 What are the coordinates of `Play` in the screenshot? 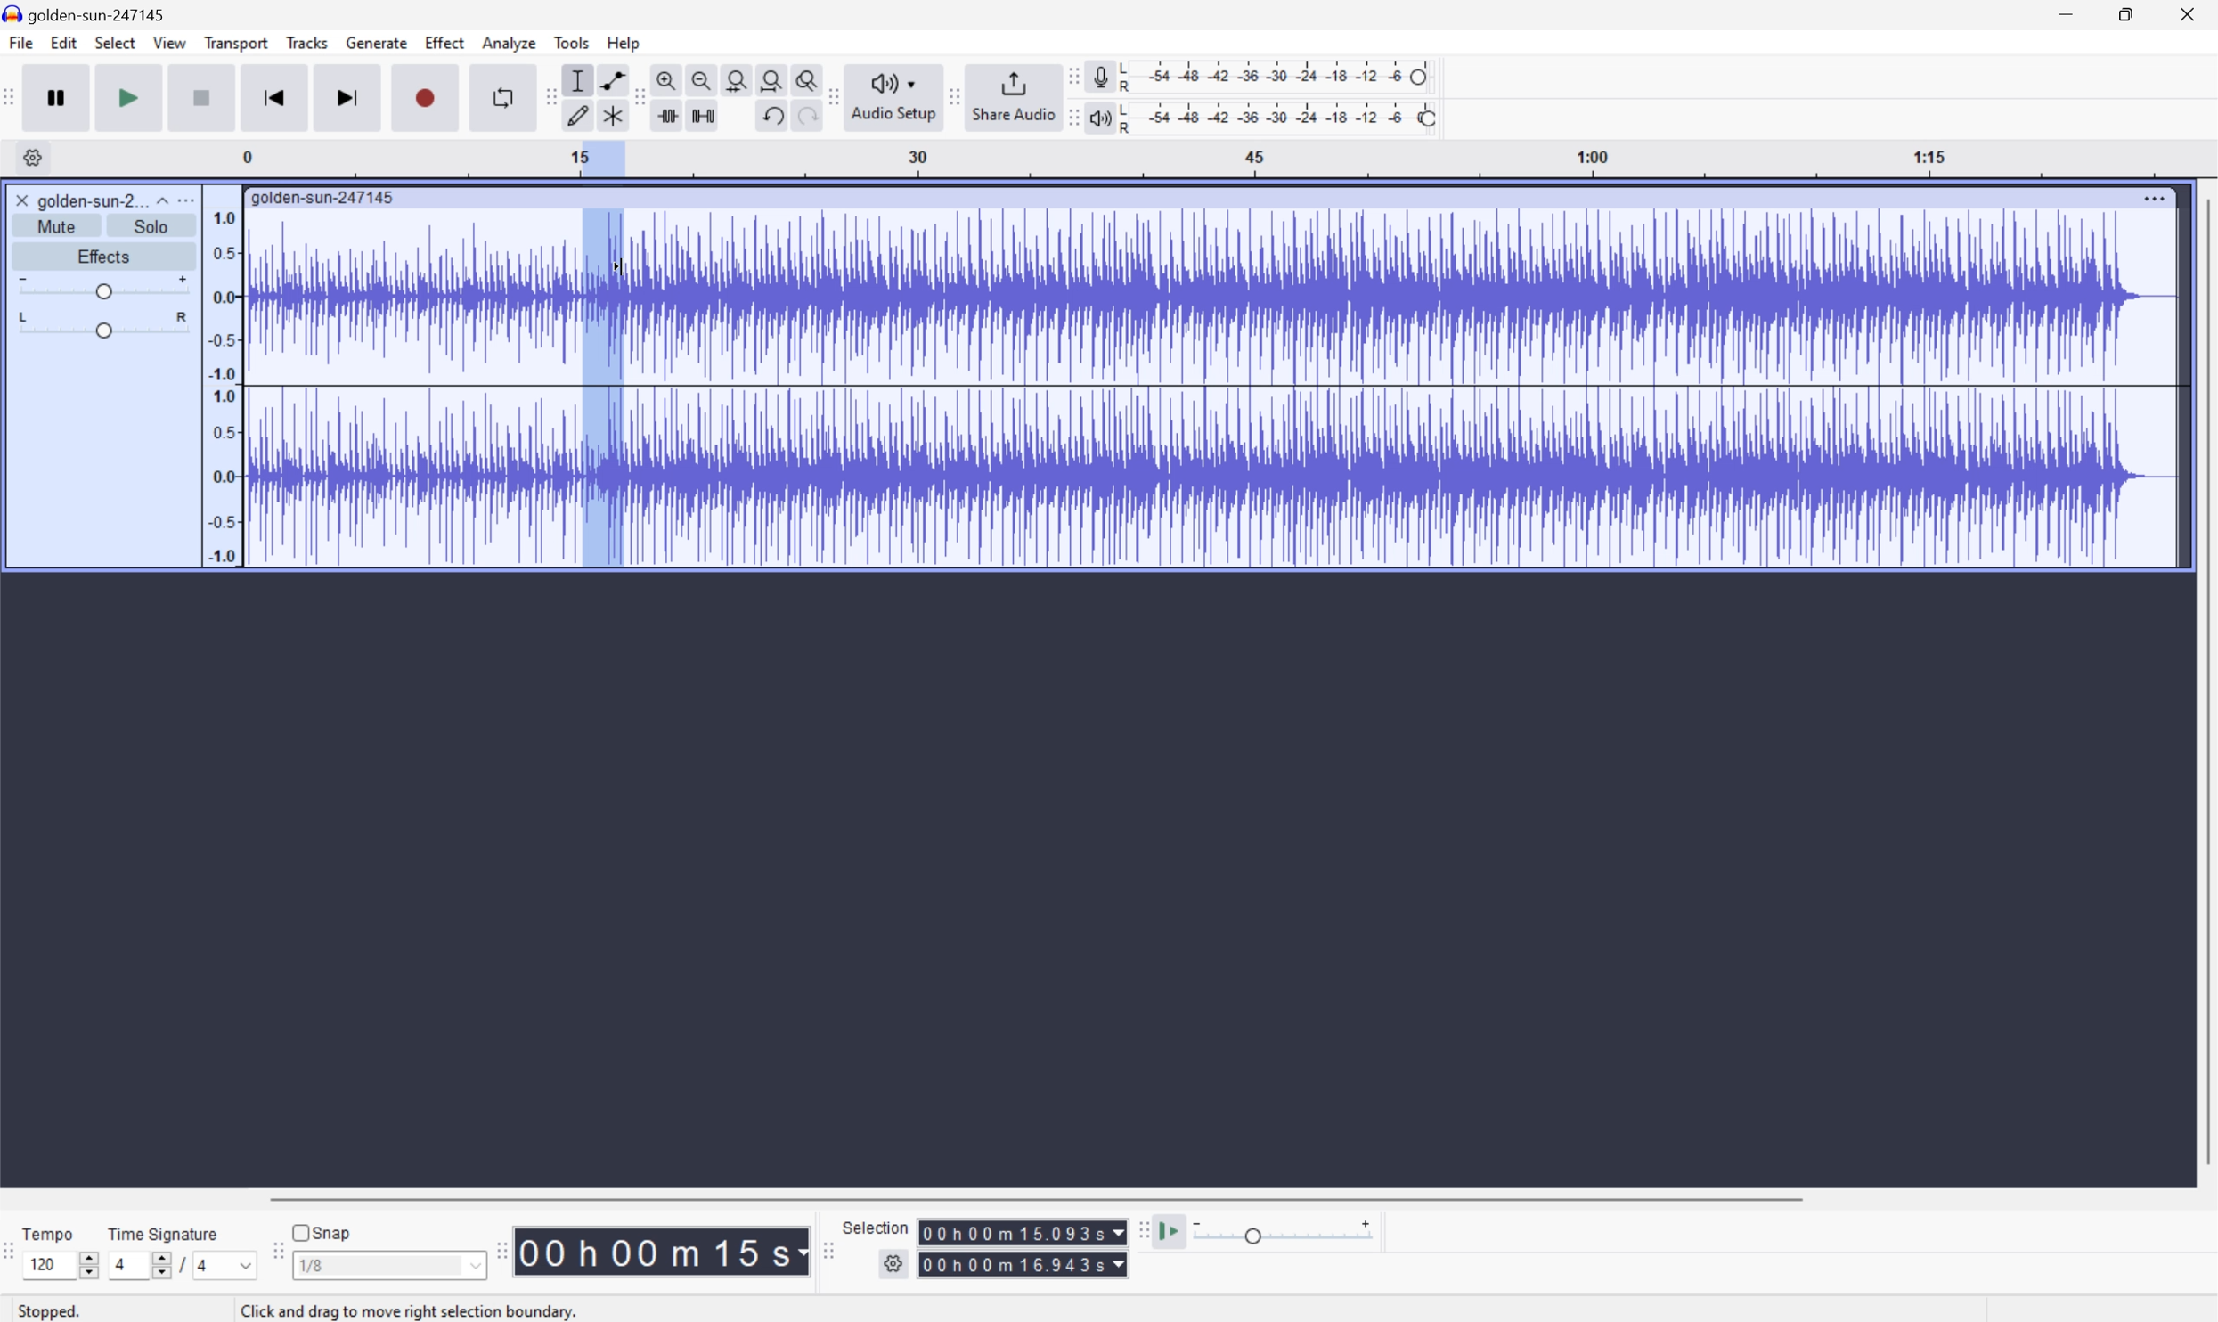 It's located at (130, 98).